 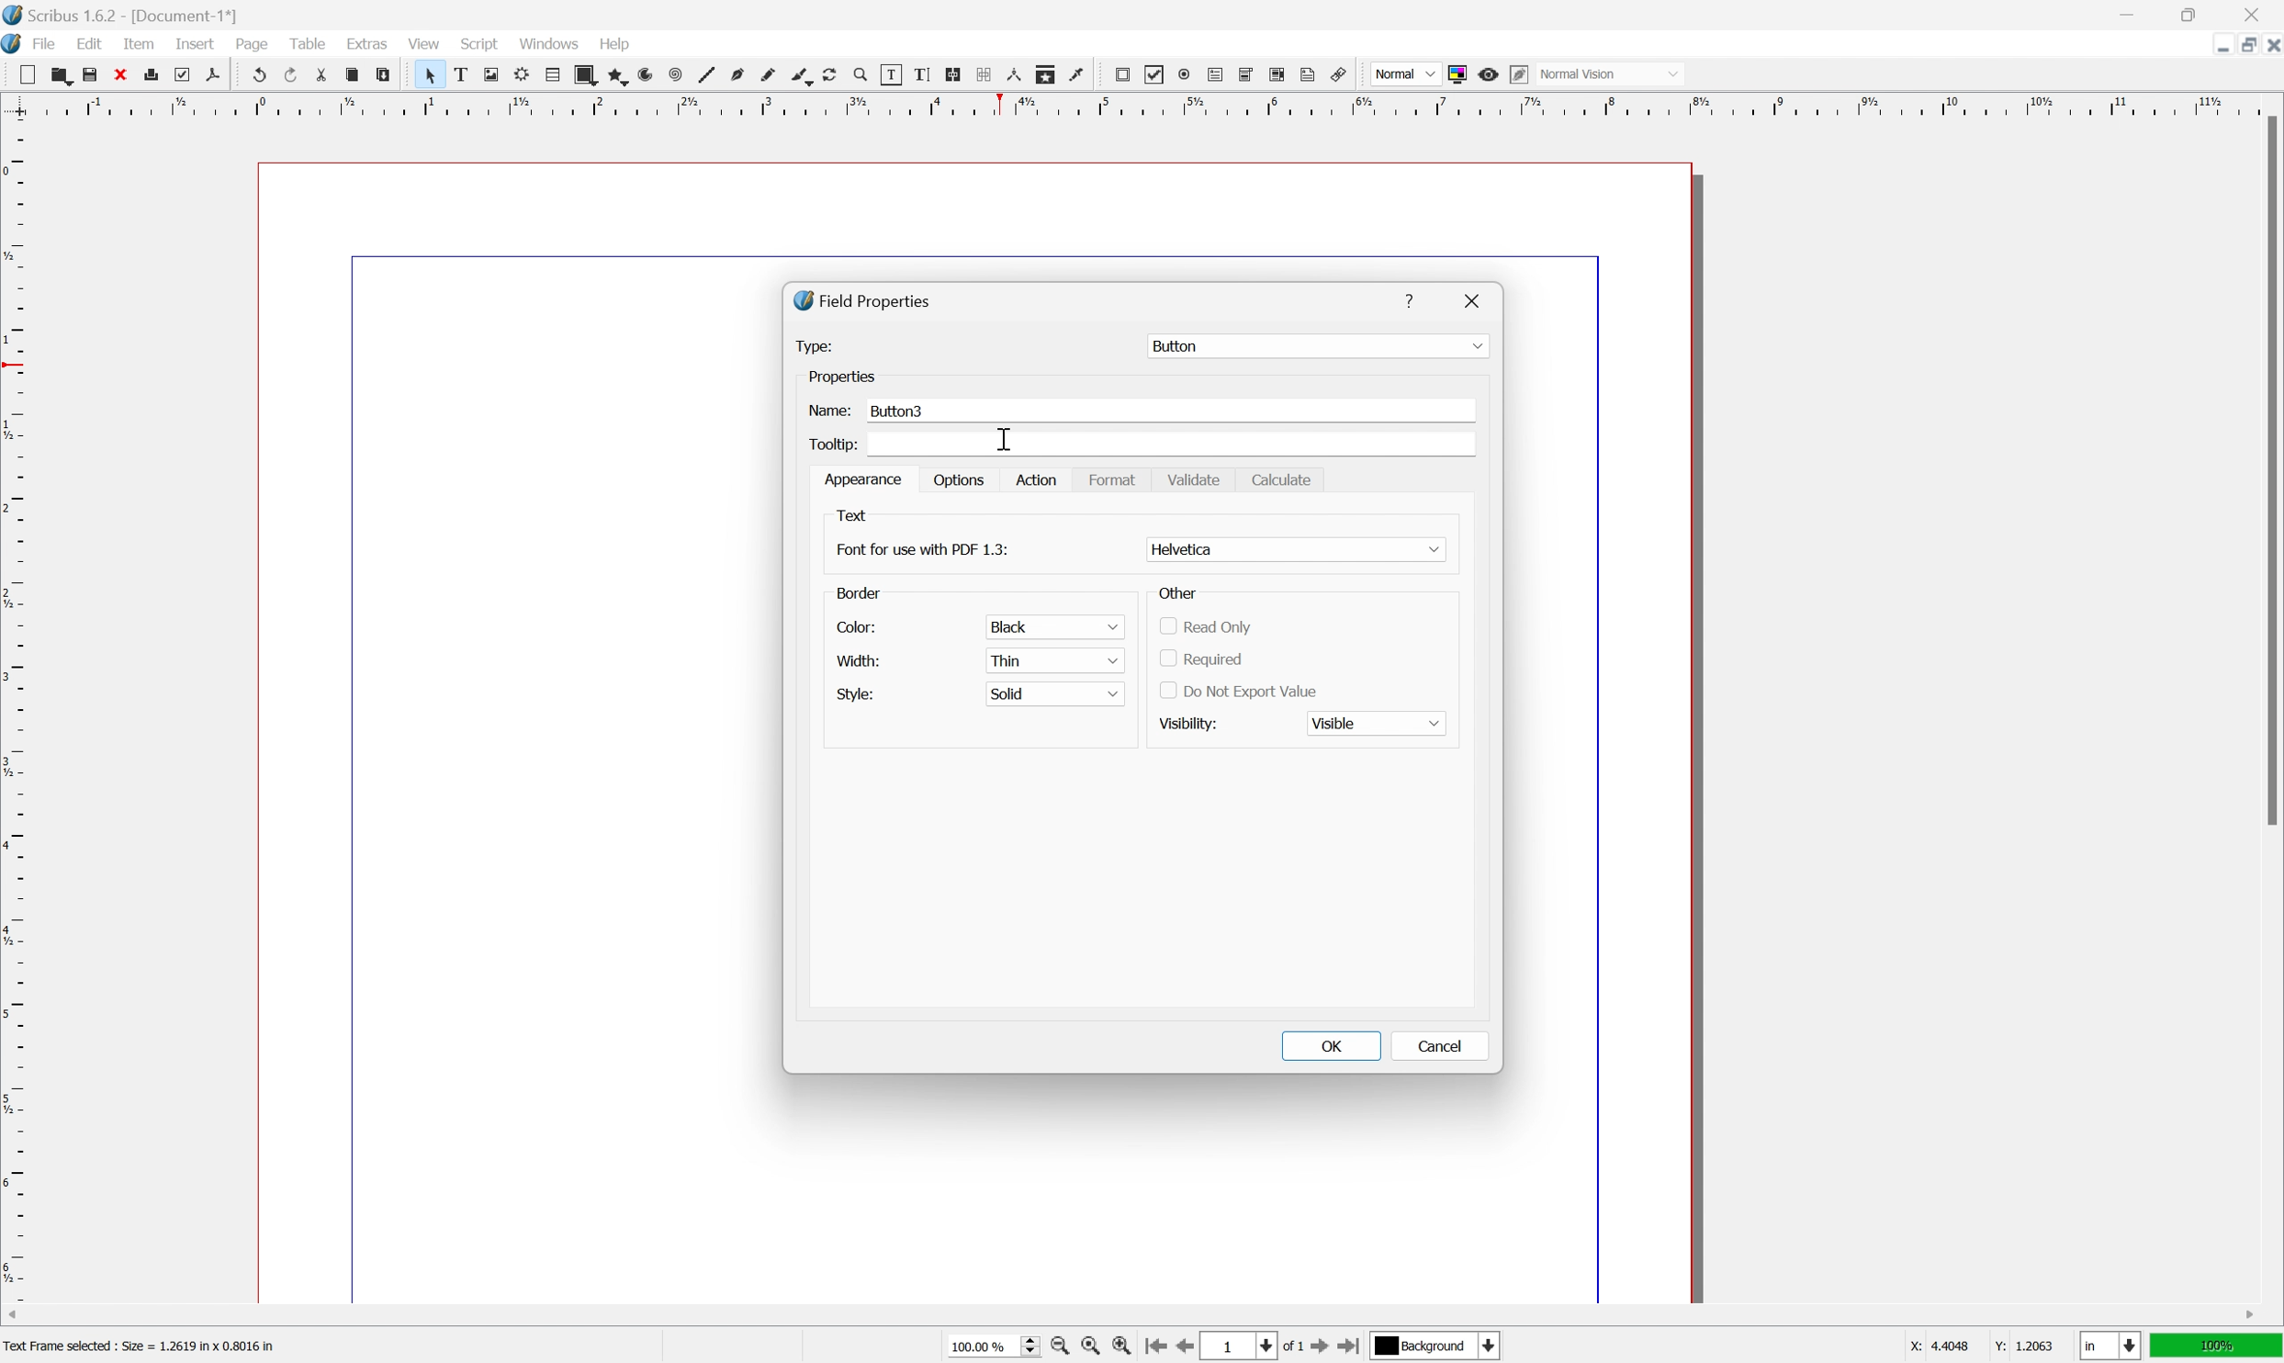 What do you see at coordinates (1184, 1349) in the screenshot?
I see `go to previous page` at bounding box center [1184, 1349].